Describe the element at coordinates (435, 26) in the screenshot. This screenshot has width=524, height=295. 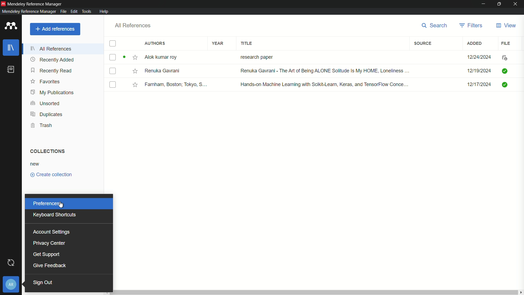
I see `search` at that location.